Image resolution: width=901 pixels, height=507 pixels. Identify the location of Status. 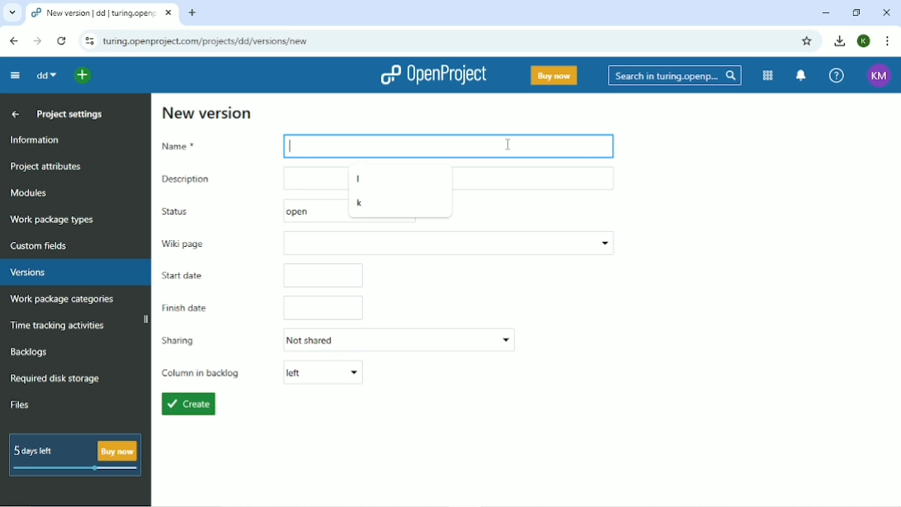
(187, 211).